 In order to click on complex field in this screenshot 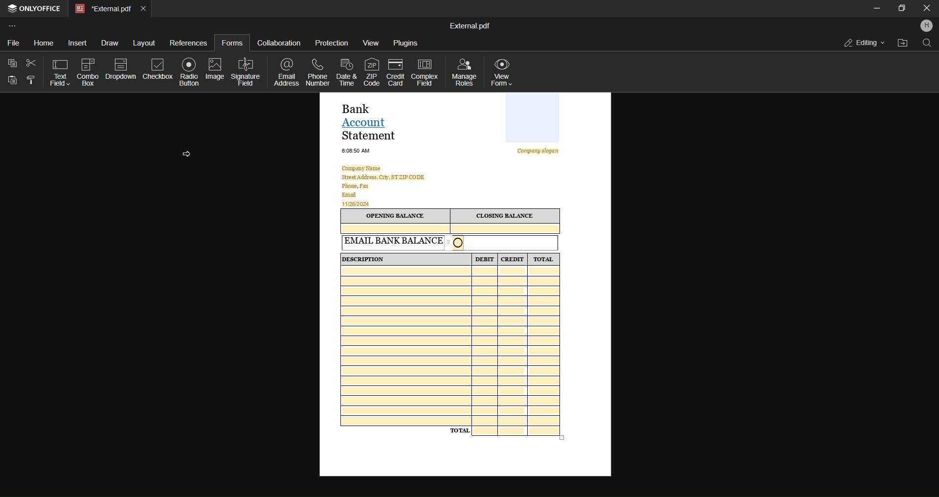, I will do `click(423, 73)`.